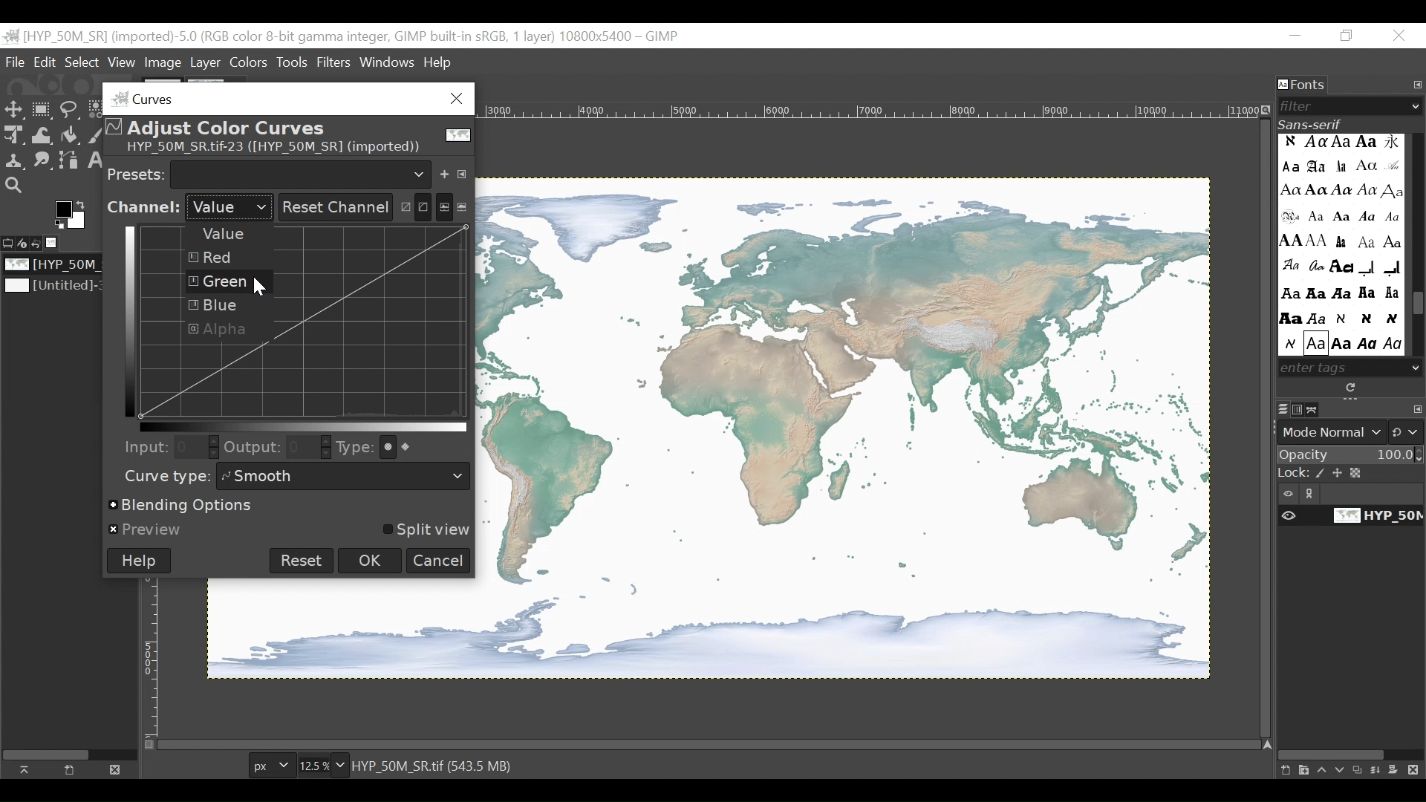 This screenshot has height=802, width=1426. Describe the element at coordinates (1348, 516) in the screenshot. I see `Item Visibility of the image` at that location.